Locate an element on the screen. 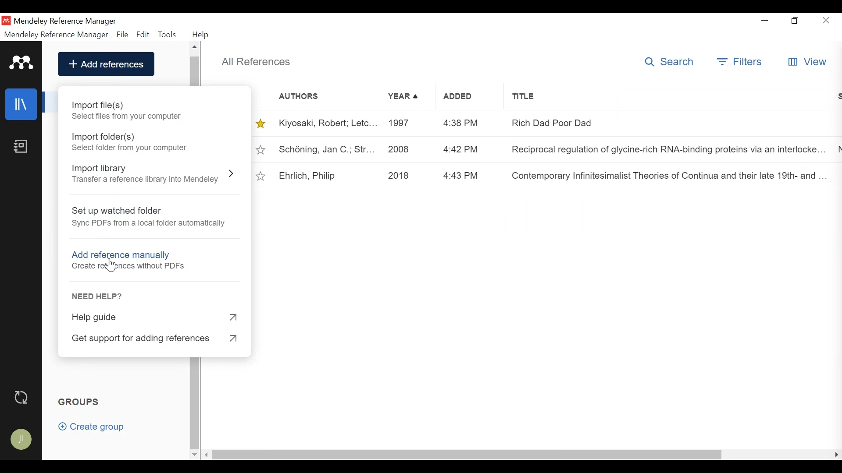  Transfer a reference library into Mendeley is located at coordinates (144, 180).